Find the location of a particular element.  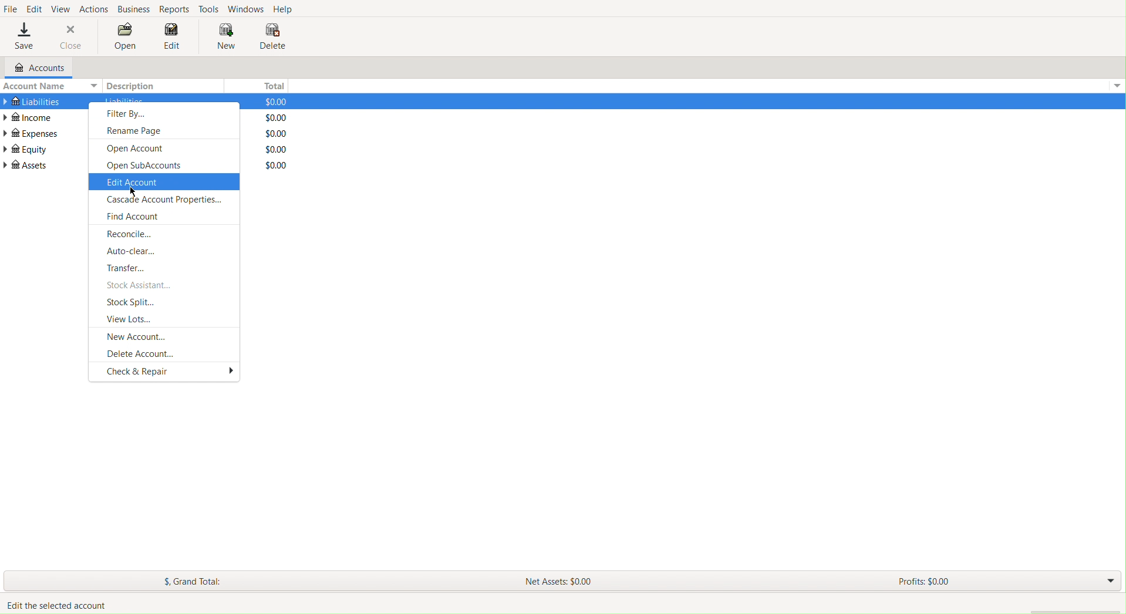

Open Sub Accounts is located at coordinates (146, 166).